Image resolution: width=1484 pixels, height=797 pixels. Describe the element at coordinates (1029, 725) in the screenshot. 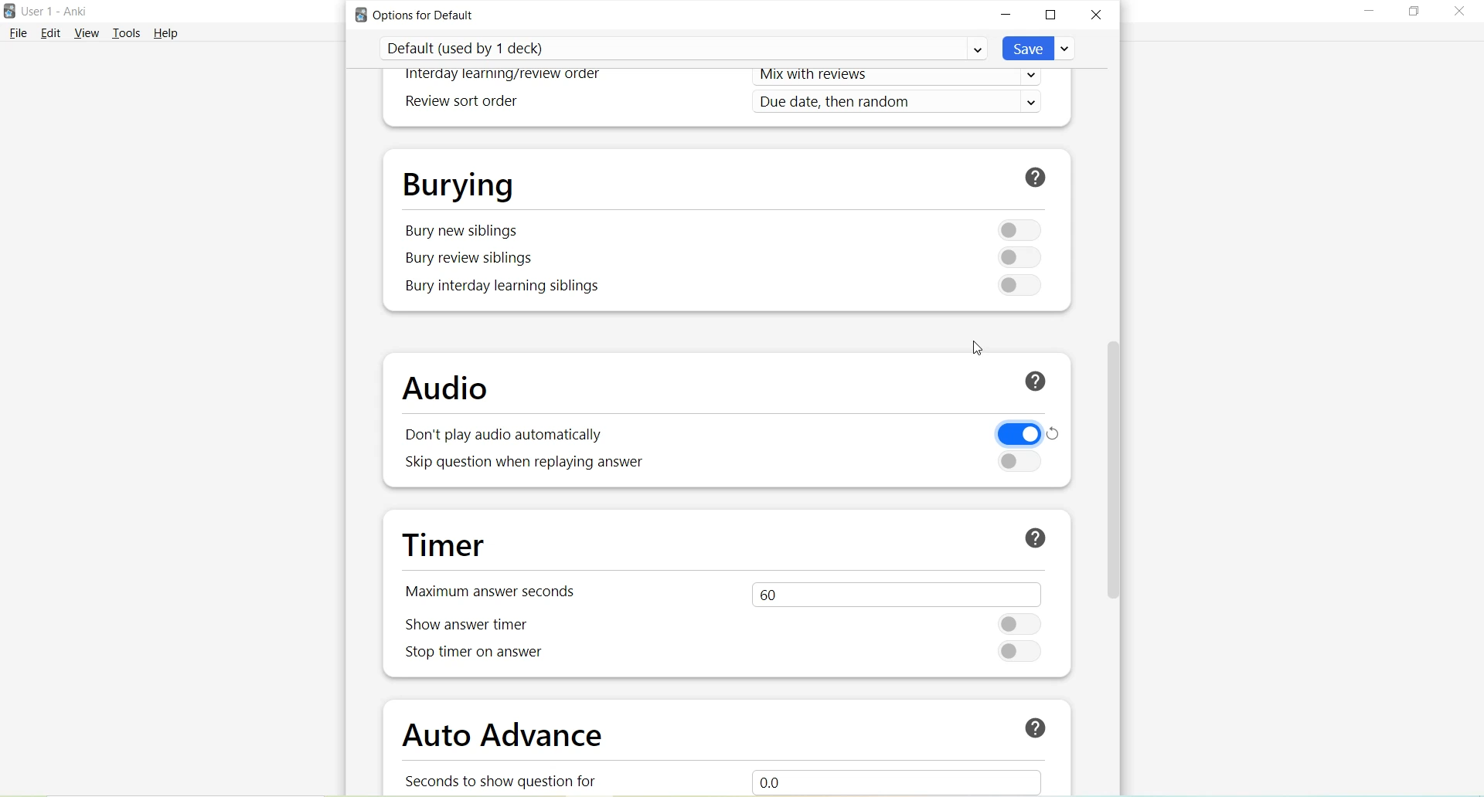

I see `What's this?` at that location.